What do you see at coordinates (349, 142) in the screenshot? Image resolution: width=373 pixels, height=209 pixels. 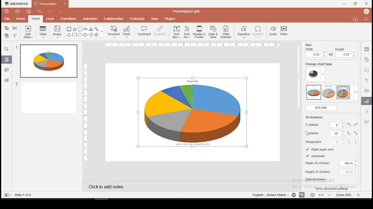 I see `up` at bounding box center [349, 142].